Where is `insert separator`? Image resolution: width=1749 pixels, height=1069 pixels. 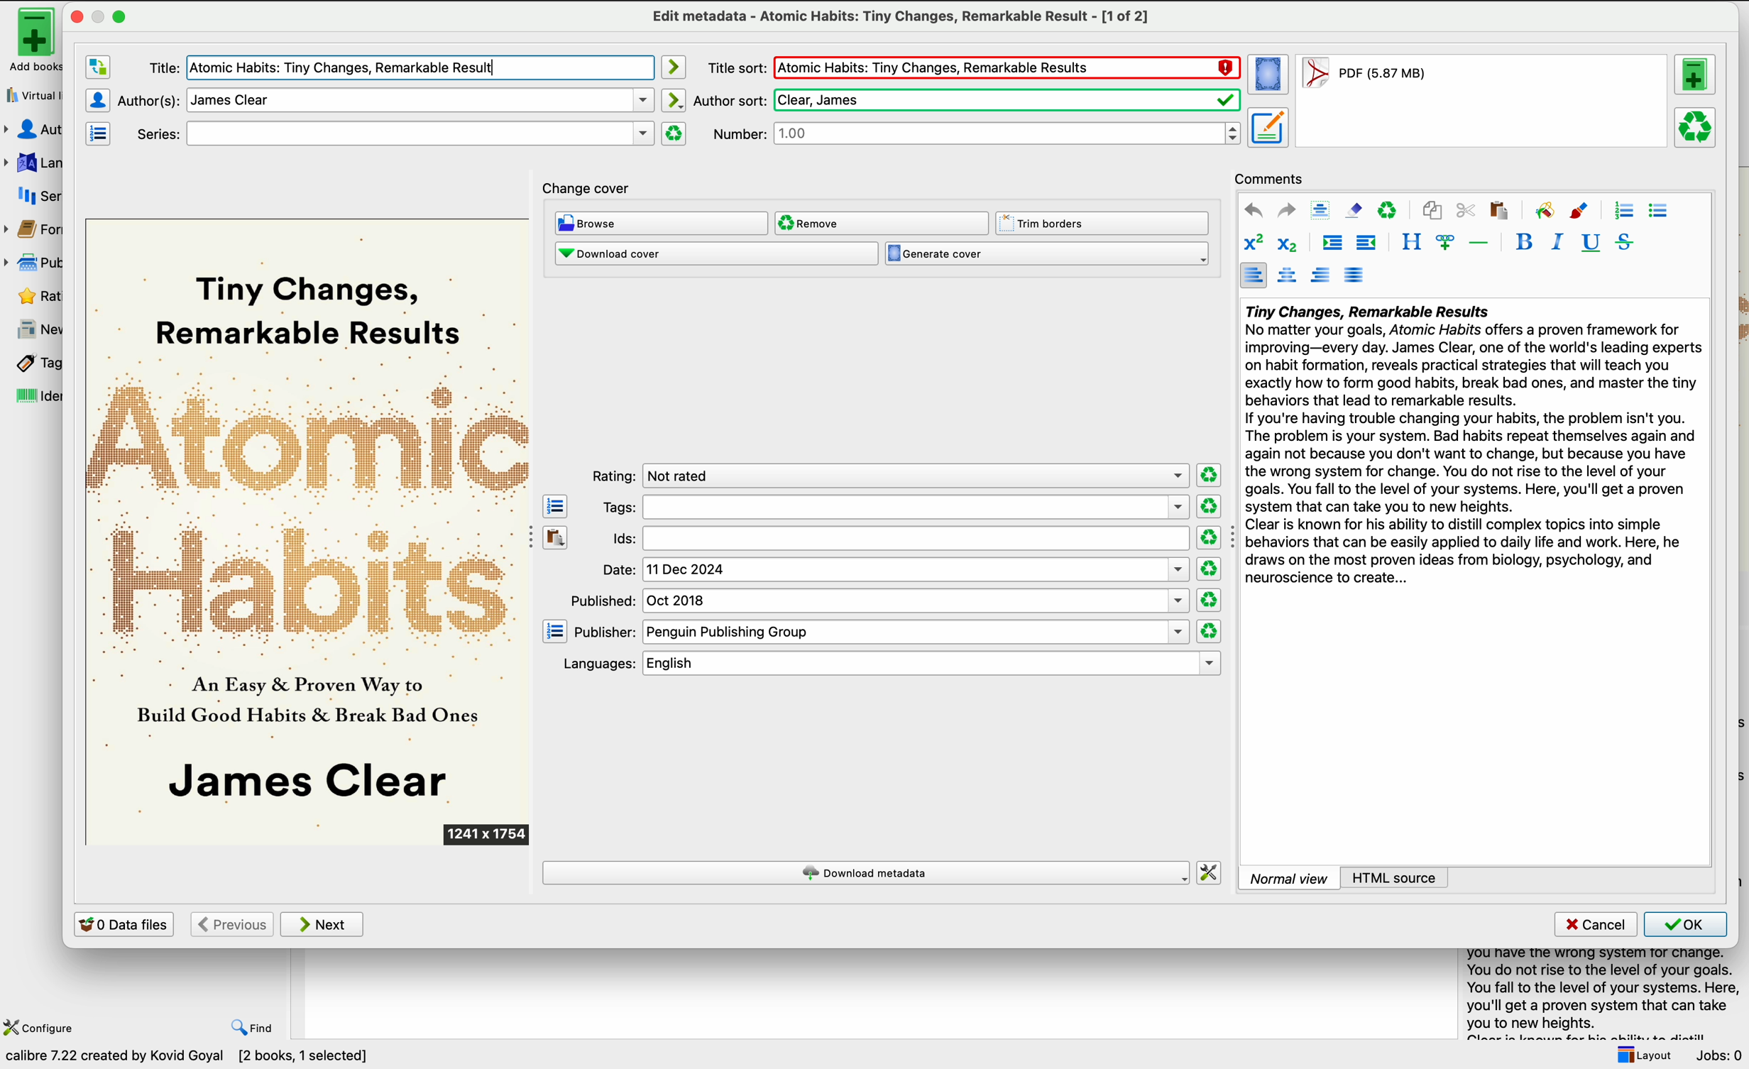 insert separator is located at coordinates (1479, 242).